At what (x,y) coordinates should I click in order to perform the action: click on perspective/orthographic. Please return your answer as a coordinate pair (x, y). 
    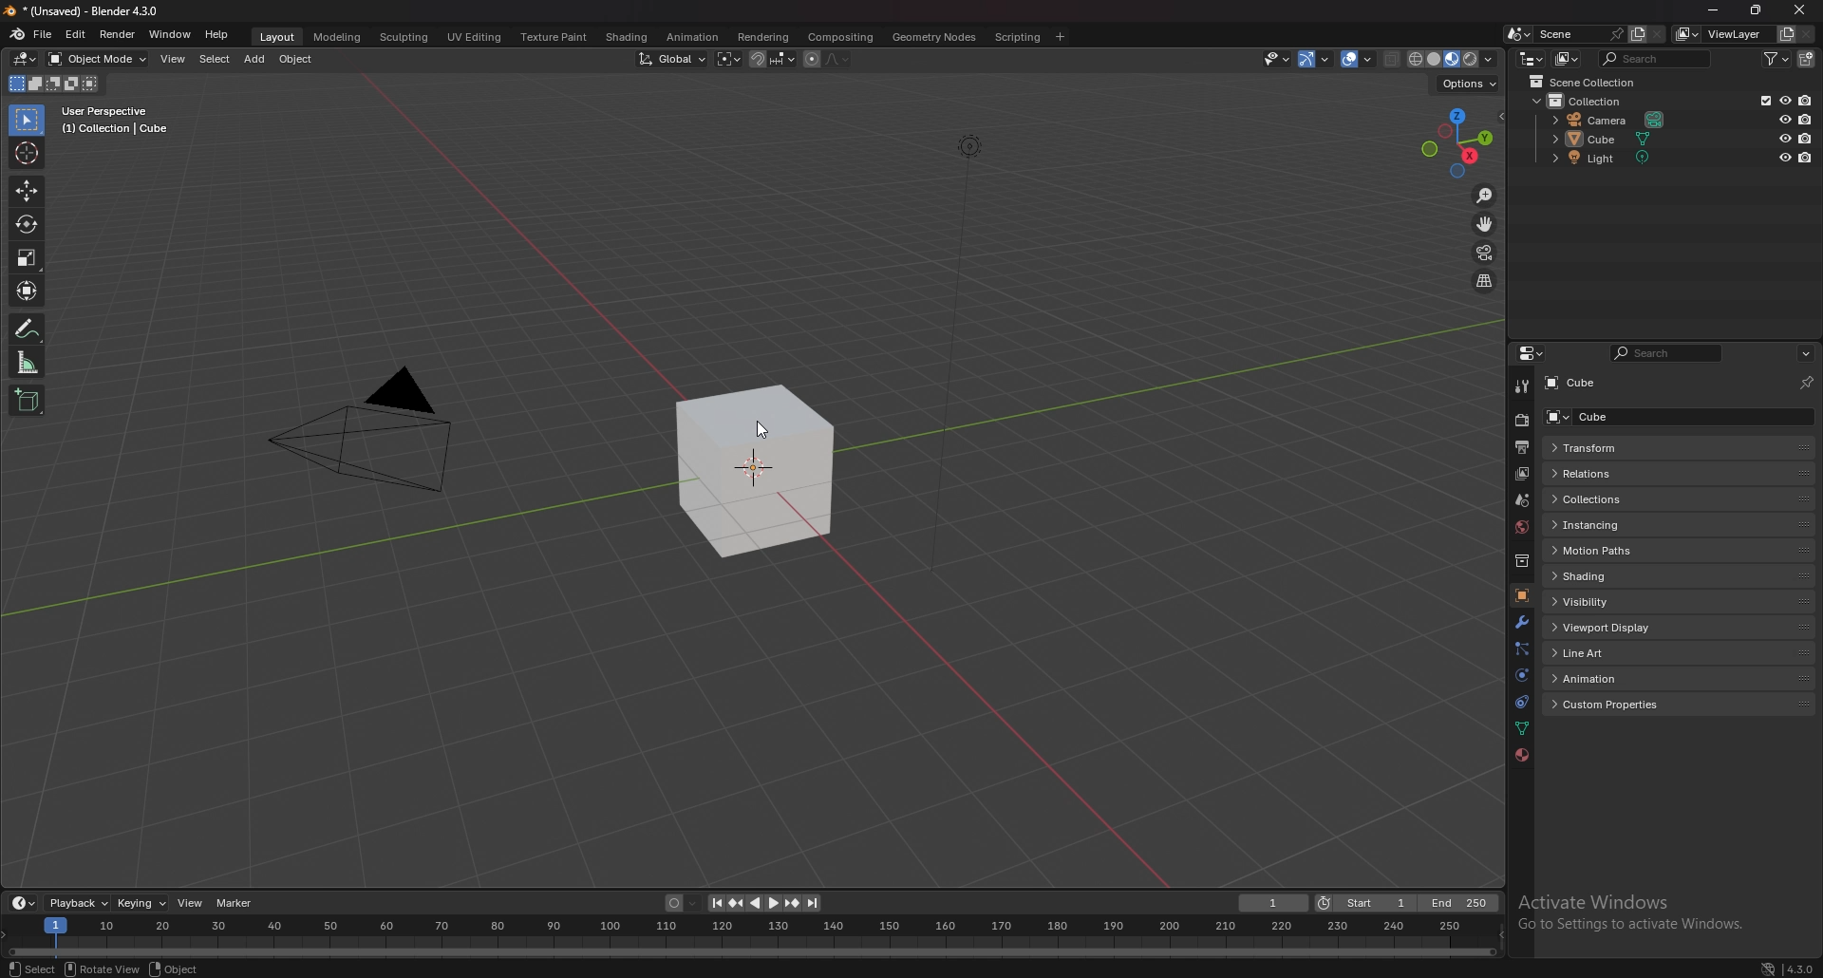
    Looking at the image, I should click on (1484, 280).